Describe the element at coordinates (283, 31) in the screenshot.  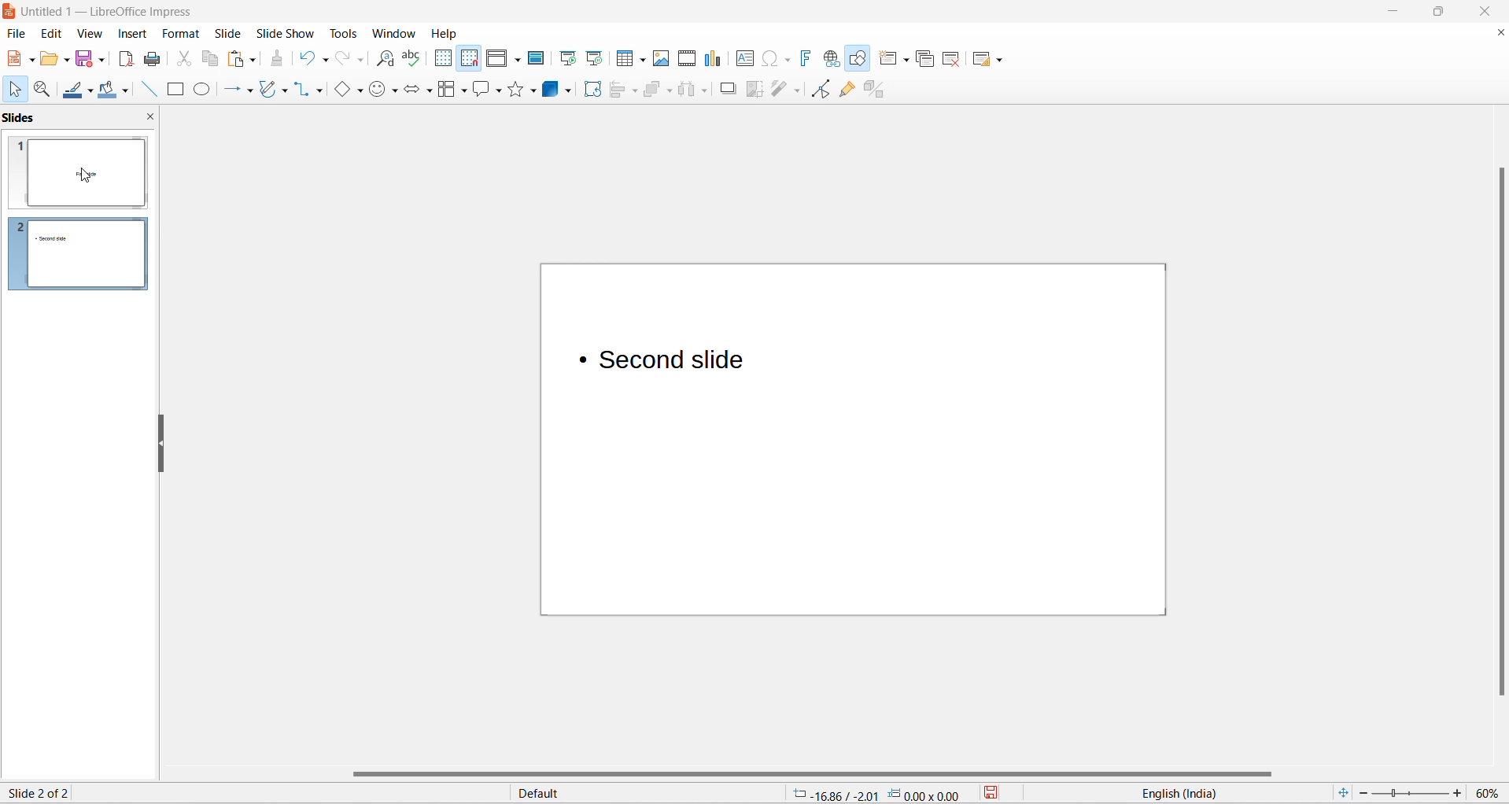
I see `slide show` at that location.